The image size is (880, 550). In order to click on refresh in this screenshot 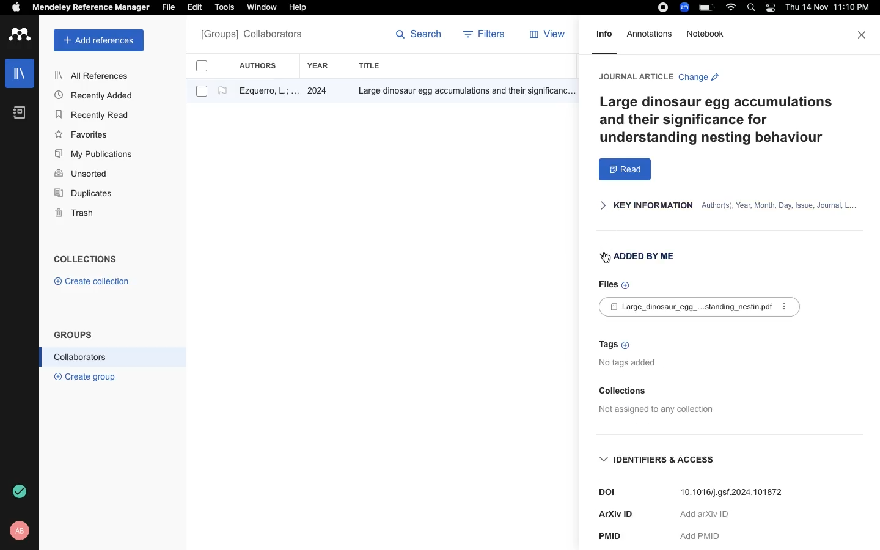, I will do `click(21, 491)`.